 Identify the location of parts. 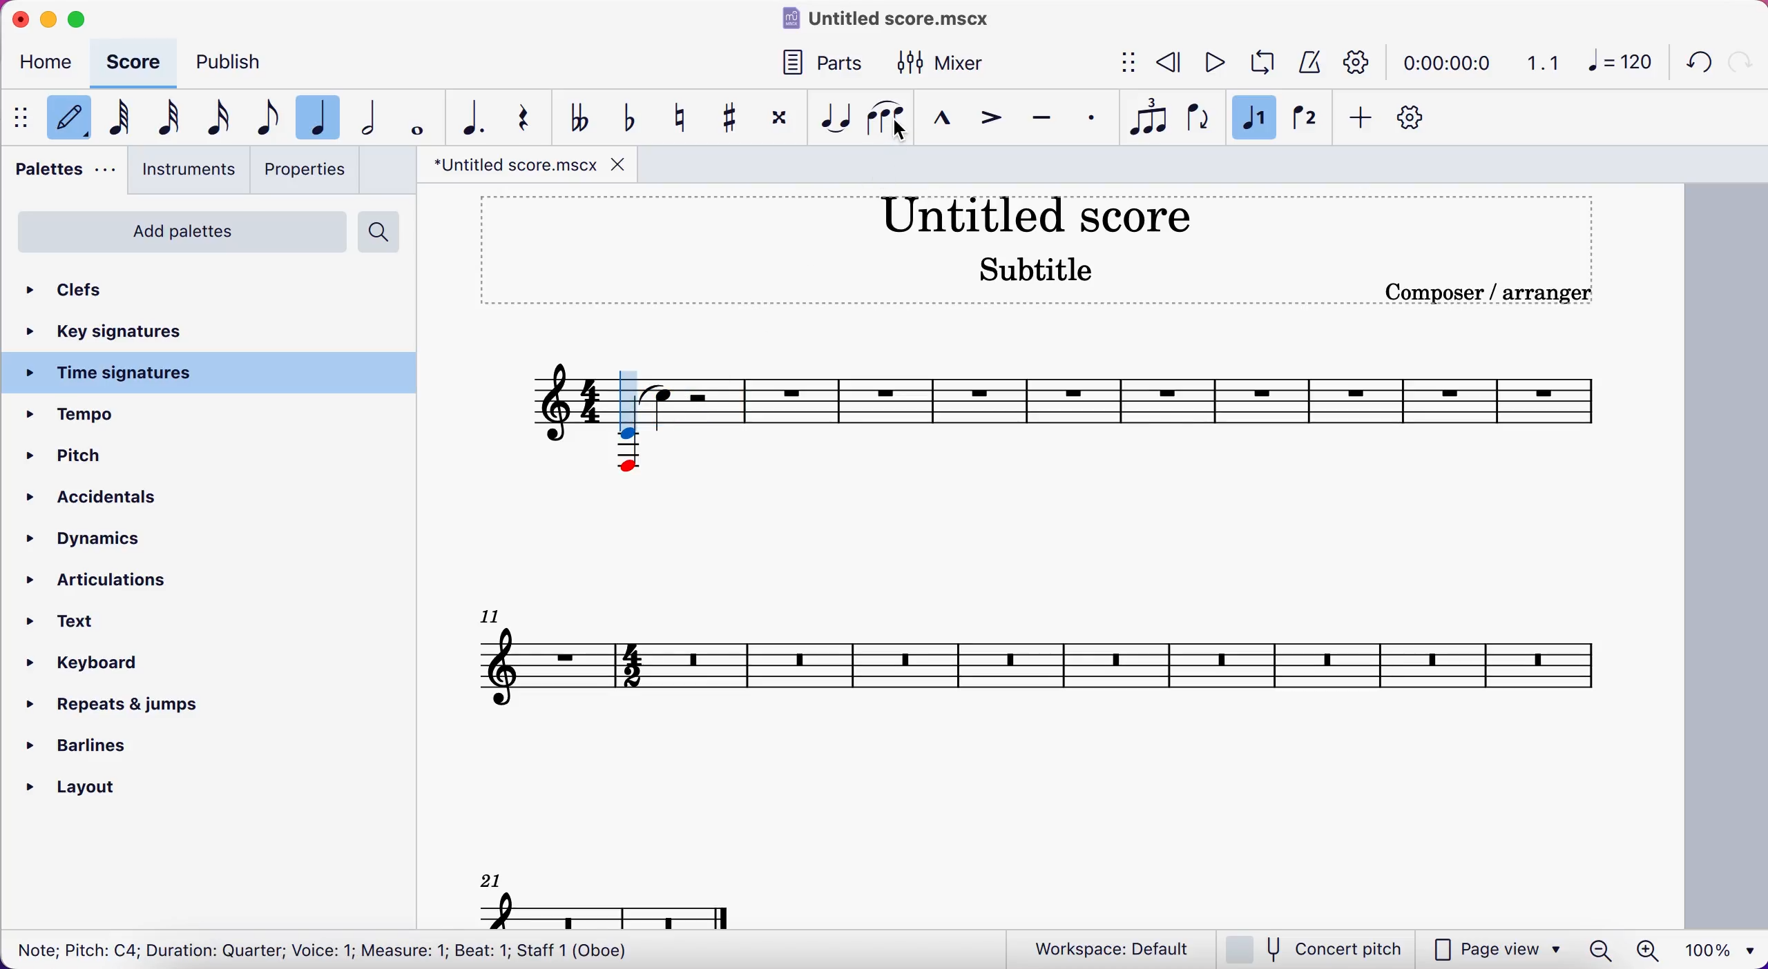
(832, 66).